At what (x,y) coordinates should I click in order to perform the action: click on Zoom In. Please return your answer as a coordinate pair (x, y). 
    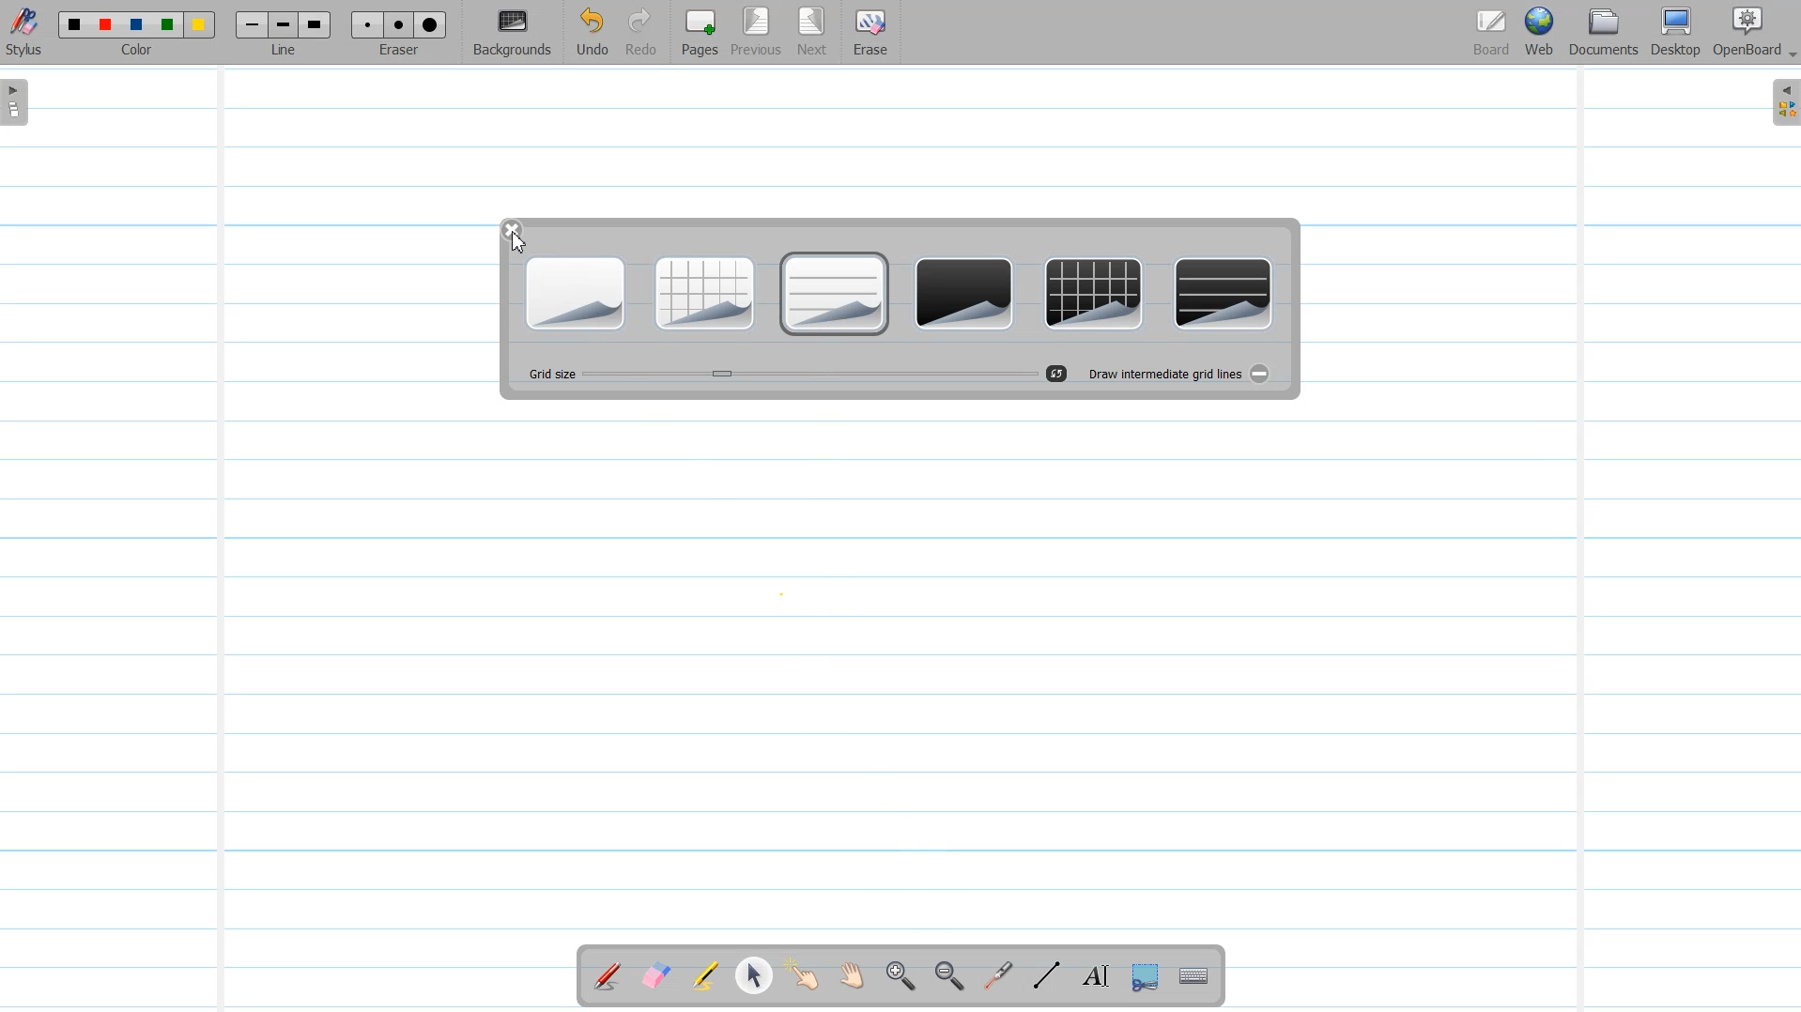
    Looking at the image, I should click on (900, 977).